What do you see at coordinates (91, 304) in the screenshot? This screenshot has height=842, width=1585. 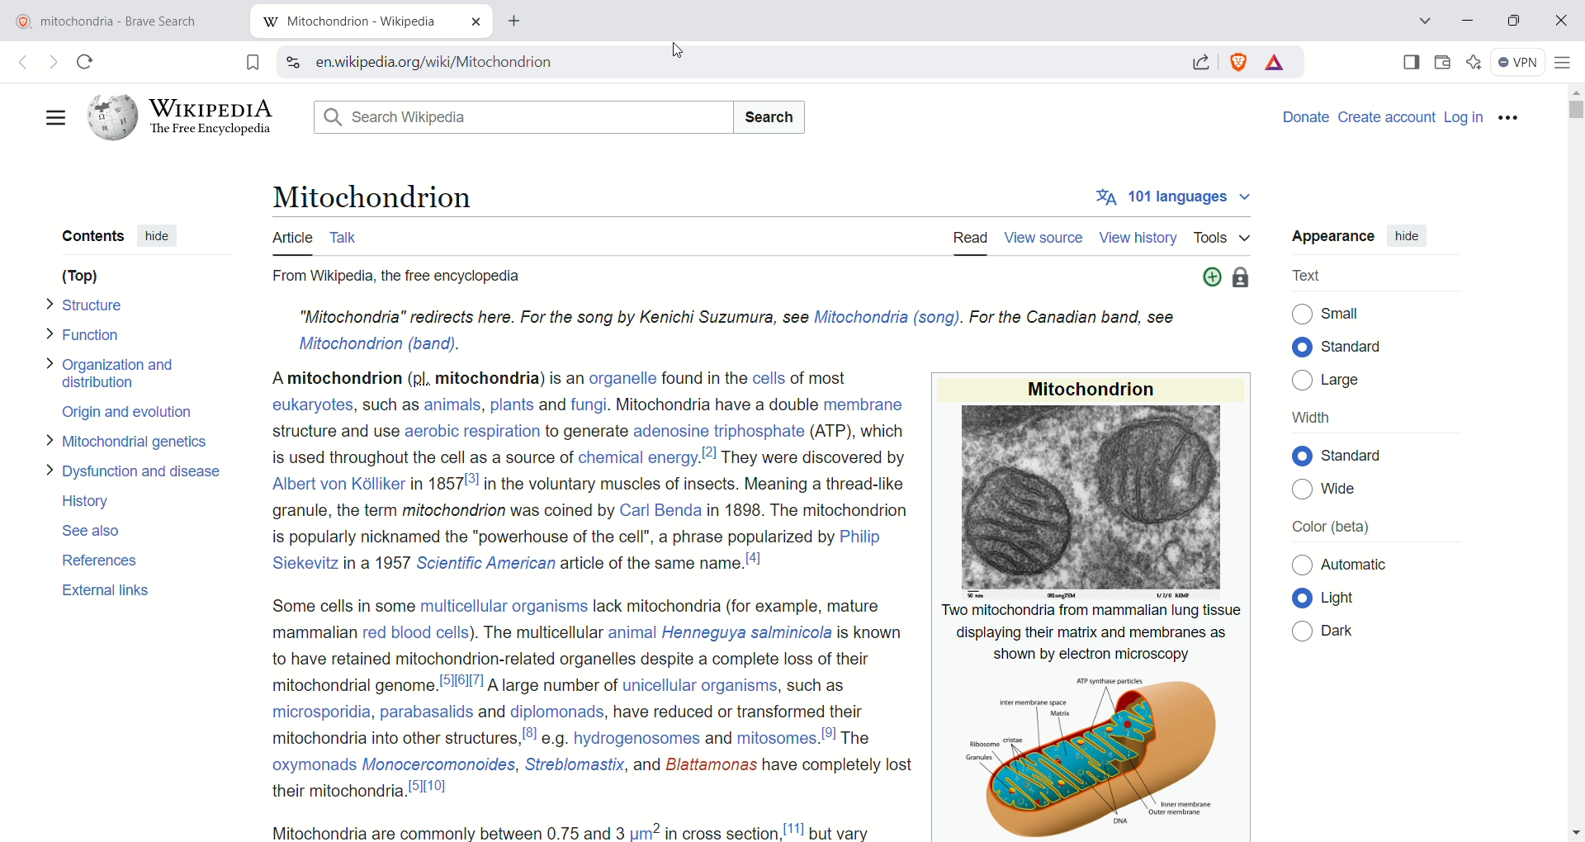 I see `Structure` at bounding box center [91, 304].